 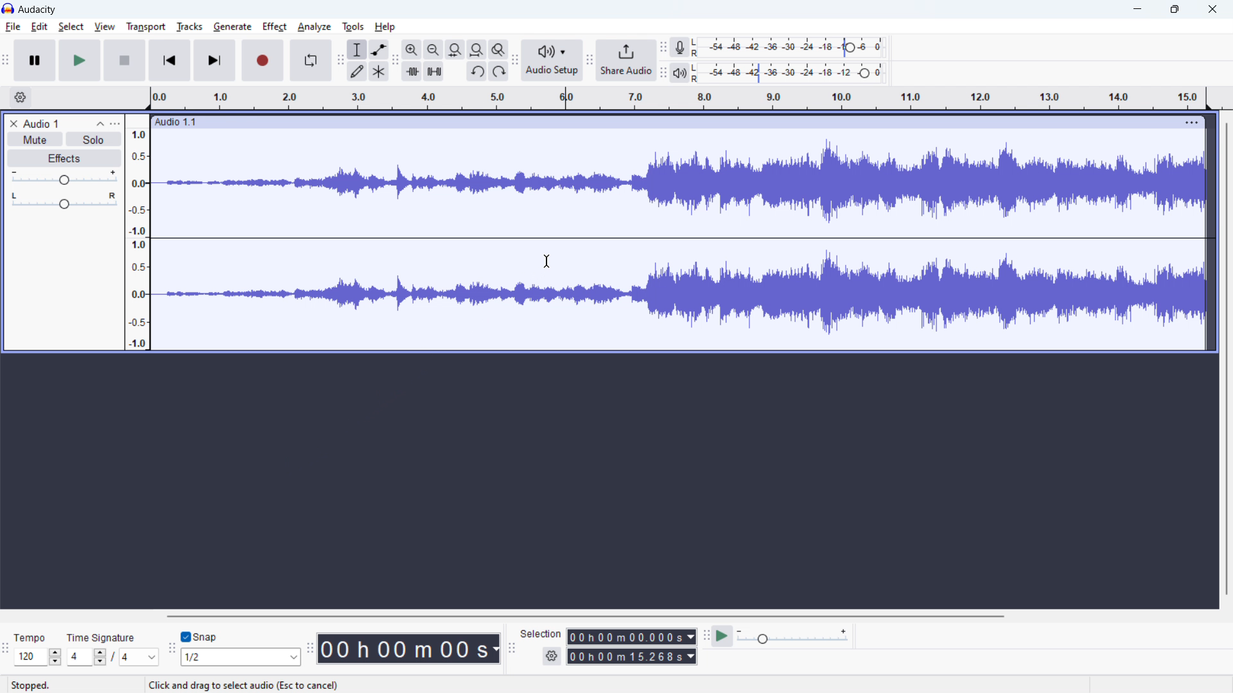 What do you see at coordinates (796, 74) in the screenshot?
I see `playback level` at bounding box center [796, 74].